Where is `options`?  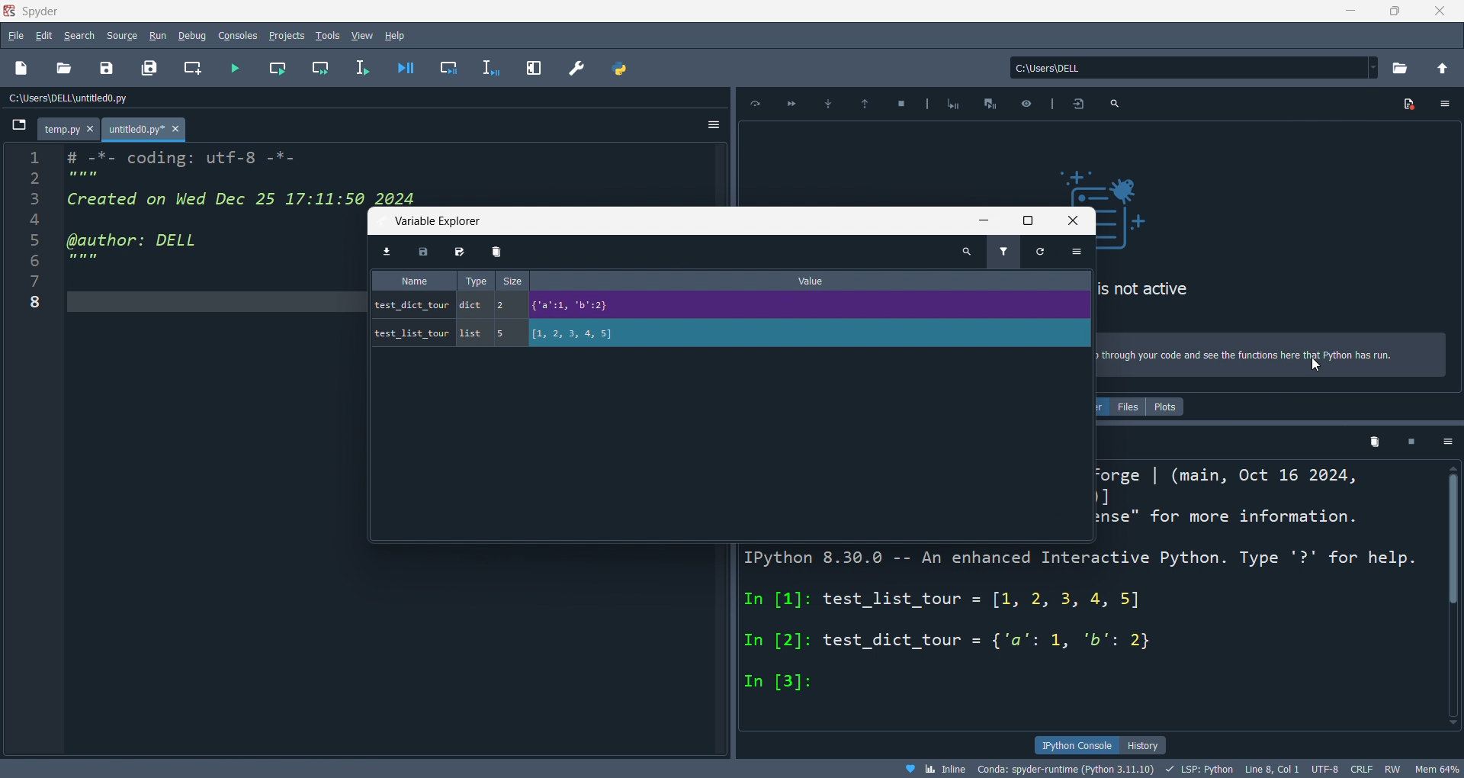
options is located at coordinates (1077, 253).